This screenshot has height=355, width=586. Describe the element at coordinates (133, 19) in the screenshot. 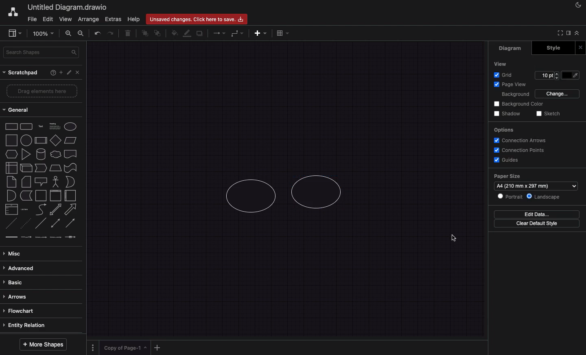

I see `help` at that location.